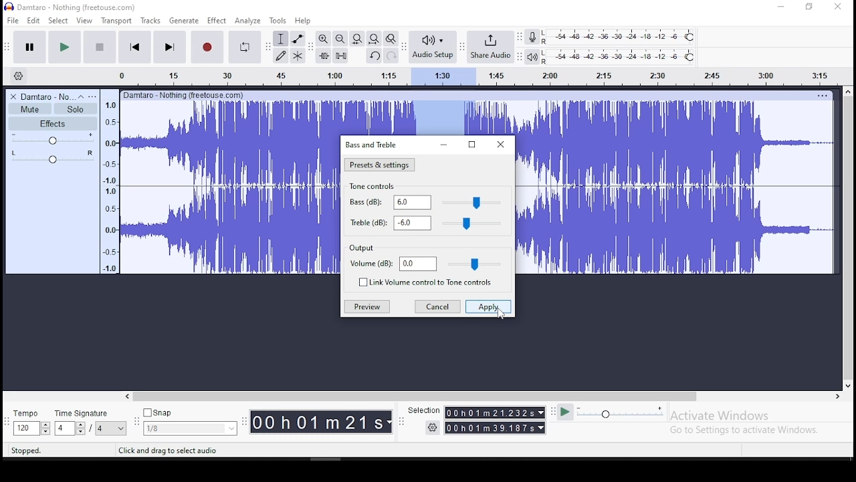 The height and width of the screenshot is (482, 856). Describe the element at coordinates (90, 413) in the screenshot. I see `time signature` at that location.